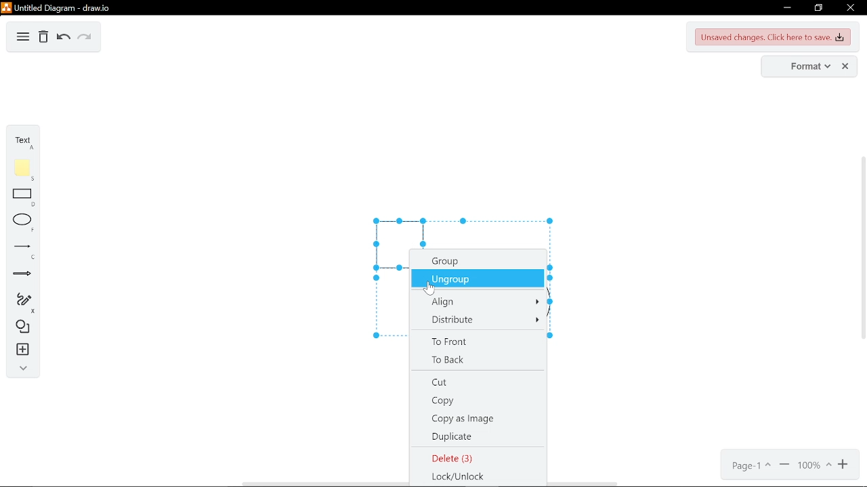 This screenshot has height=487, width=867. Describe the element at coordinates (844, 466) in the screenshot. I see `zoom in` at that location.